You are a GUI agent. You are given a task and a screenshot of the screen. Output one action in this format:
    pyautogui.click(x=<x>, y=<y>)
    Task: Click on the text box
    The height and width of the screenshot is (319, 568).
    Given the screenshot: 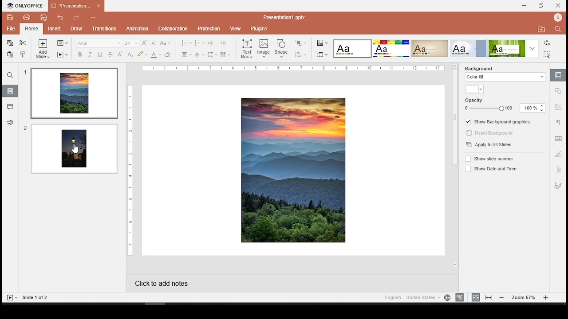 What is the action you would take?
    pyautogui.click(x=247, y=50)
    